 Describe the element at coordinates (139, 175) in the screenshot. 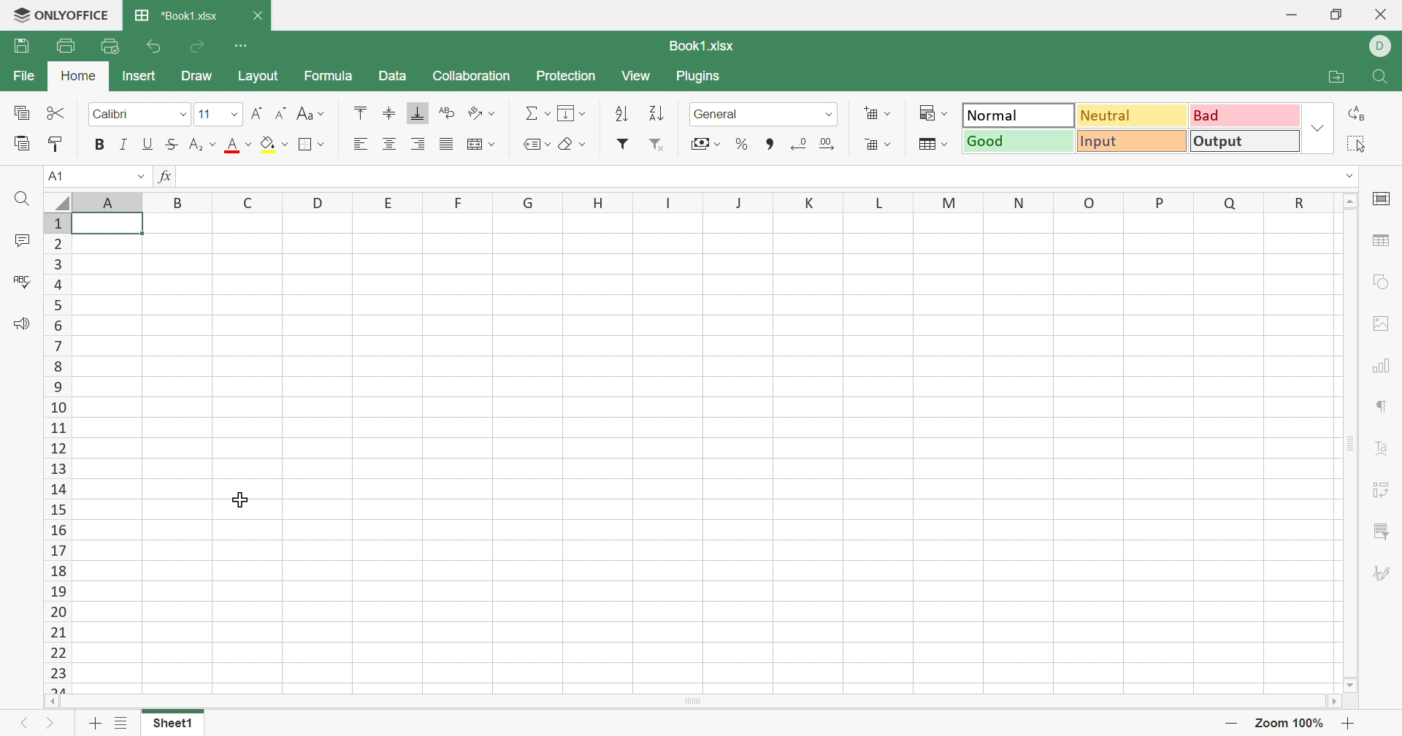

I see `Drop Down` at that location.